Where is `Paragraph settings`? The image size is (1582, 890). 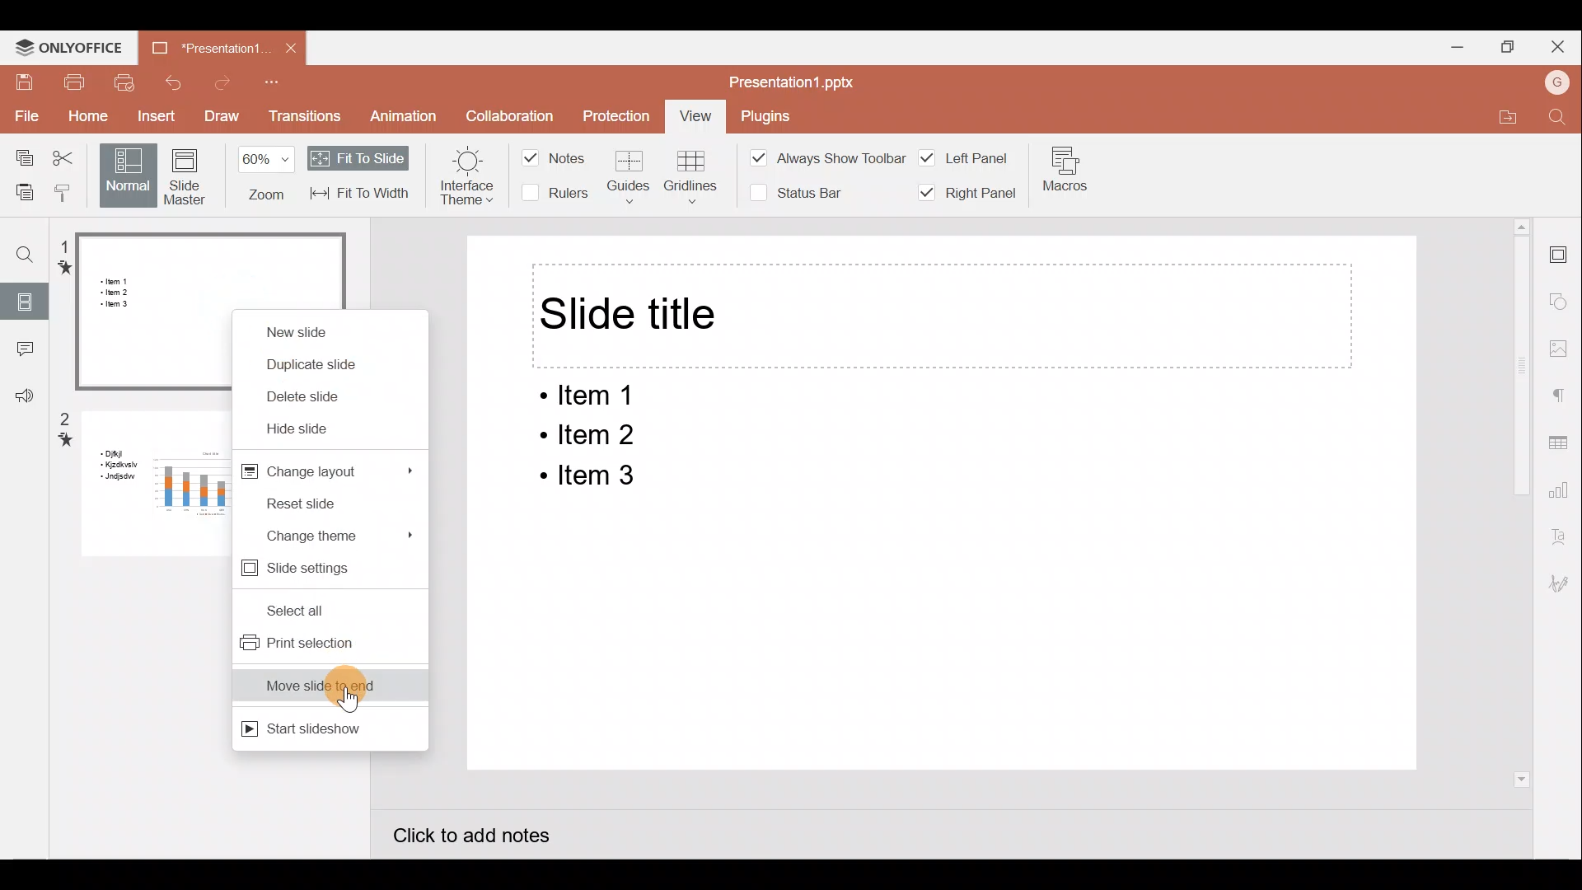 Paragraph settings is located at coordinates (1563, 394).